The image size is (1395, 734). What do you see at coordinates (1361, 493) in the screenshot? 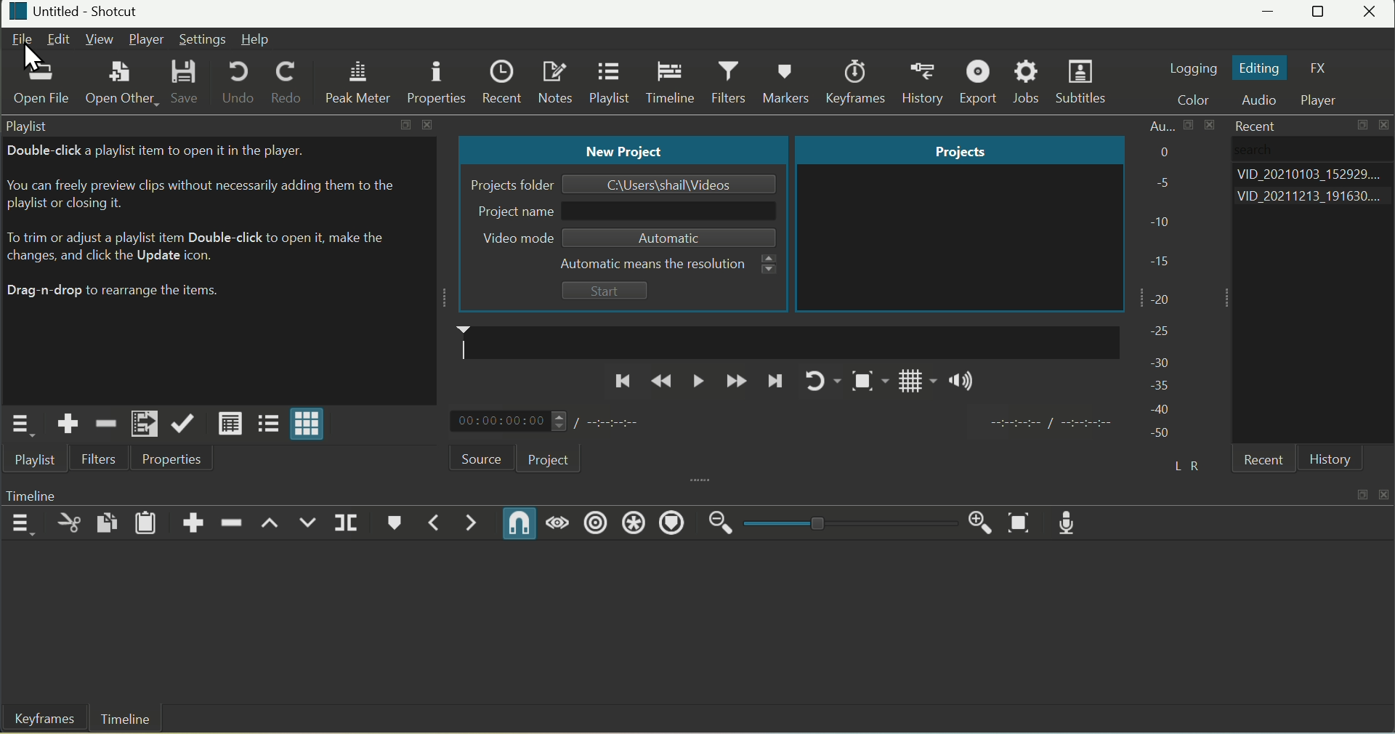
I see `maximize` at bounding box center [1361, 493].